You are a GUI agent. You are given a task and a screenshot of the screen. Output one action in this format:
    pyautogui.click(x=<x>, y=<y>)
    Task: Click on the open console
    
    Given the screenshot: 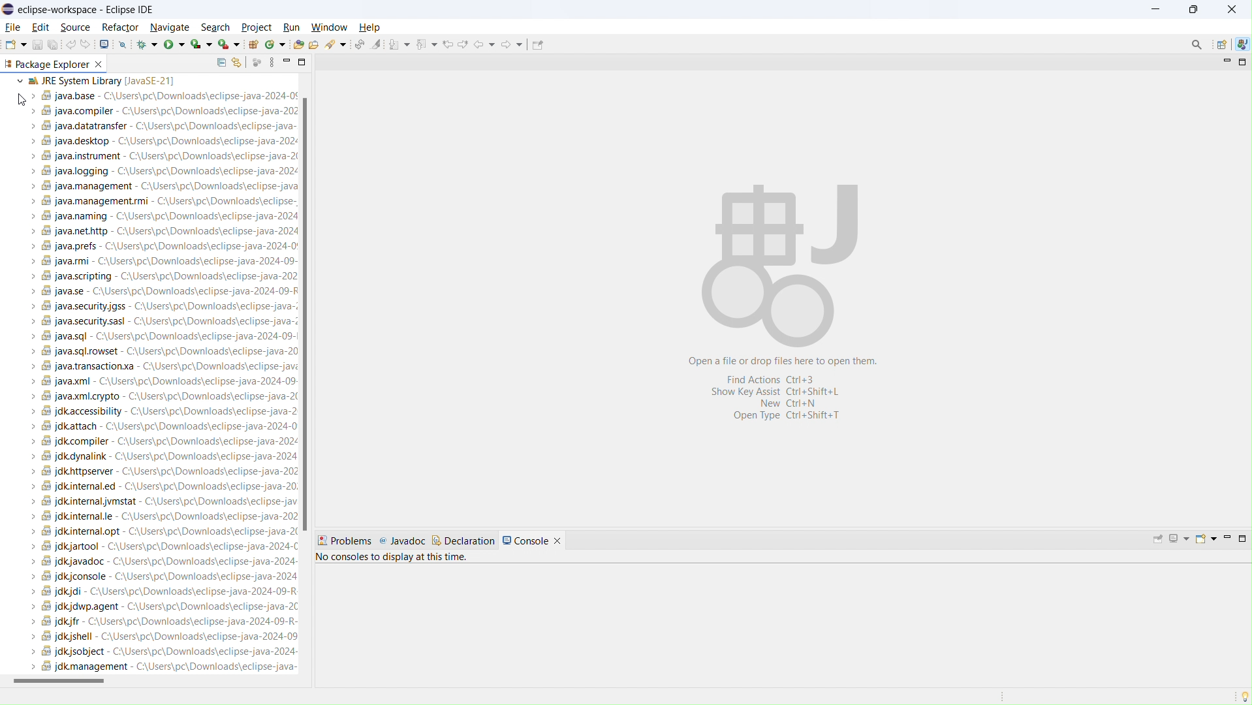 What is the action you would take?
    pyautogui.click(x=104, y=44)
    